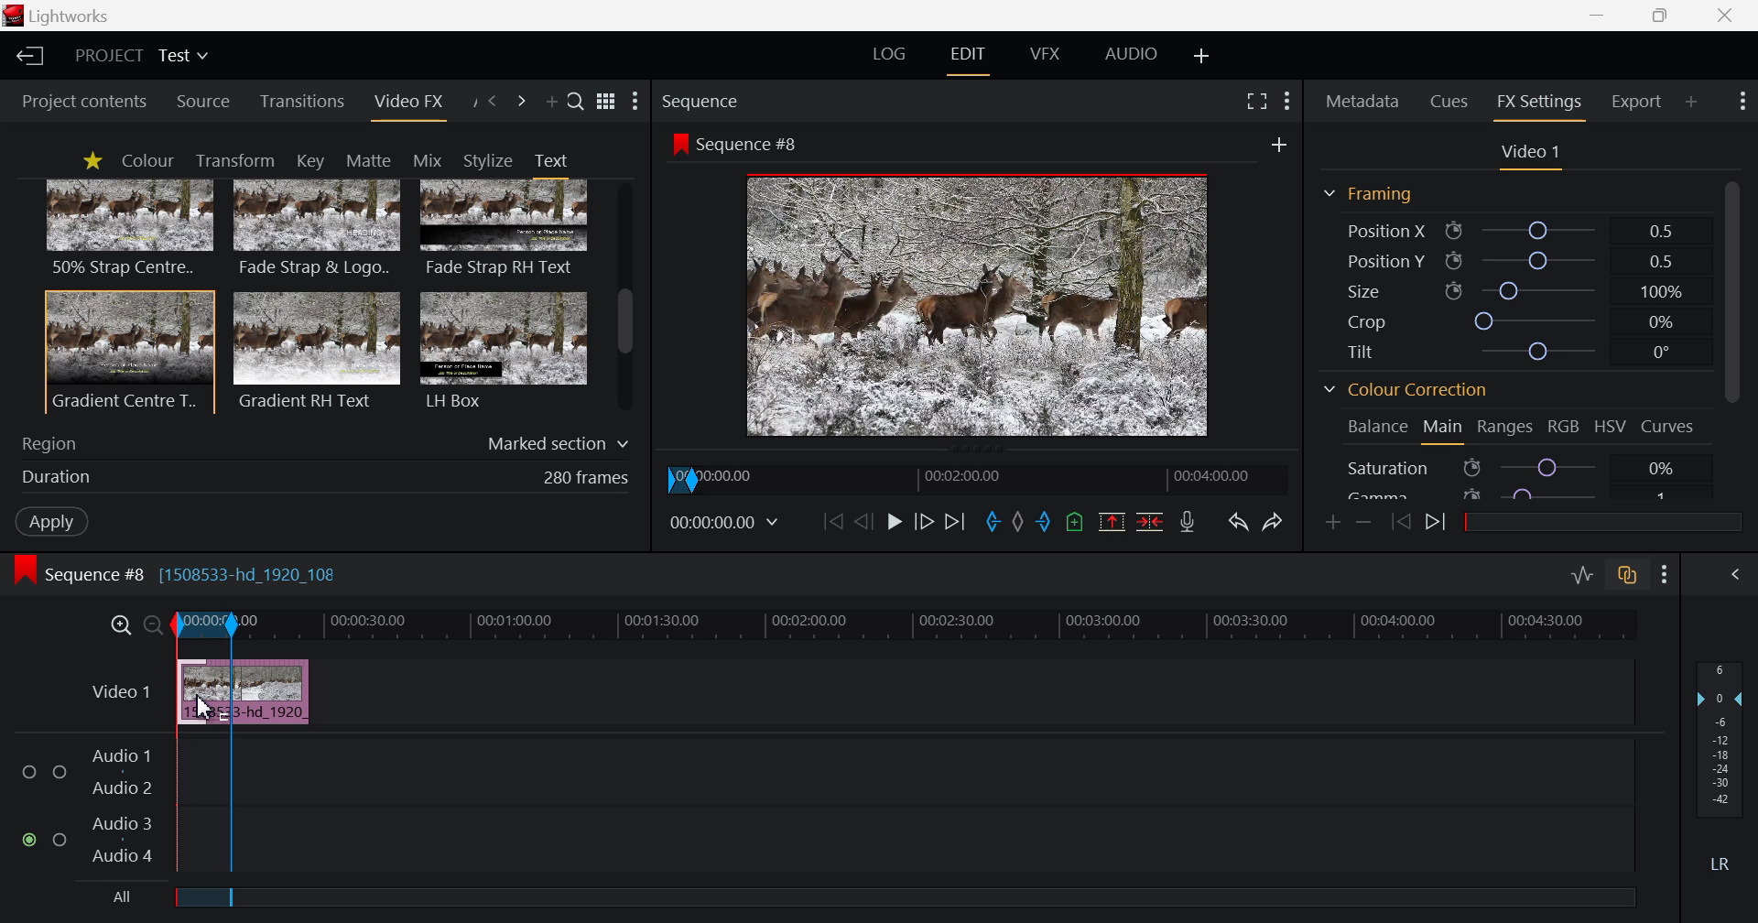  What do you see at coordinates (493, 100) in the screenshot?
I see `Previous Panel` at bounding box center [493, 100].